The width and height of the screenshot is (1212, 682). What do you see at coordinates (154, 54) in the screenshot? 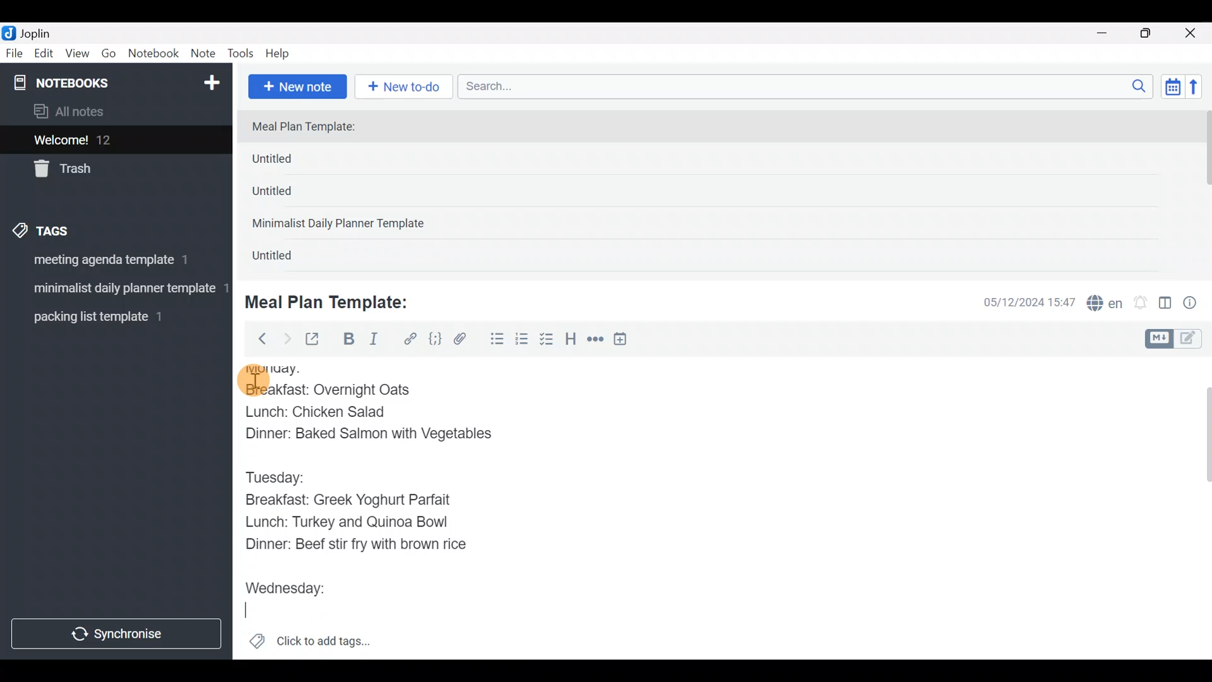
I see `Notebook` at bounding box center [154, 54].